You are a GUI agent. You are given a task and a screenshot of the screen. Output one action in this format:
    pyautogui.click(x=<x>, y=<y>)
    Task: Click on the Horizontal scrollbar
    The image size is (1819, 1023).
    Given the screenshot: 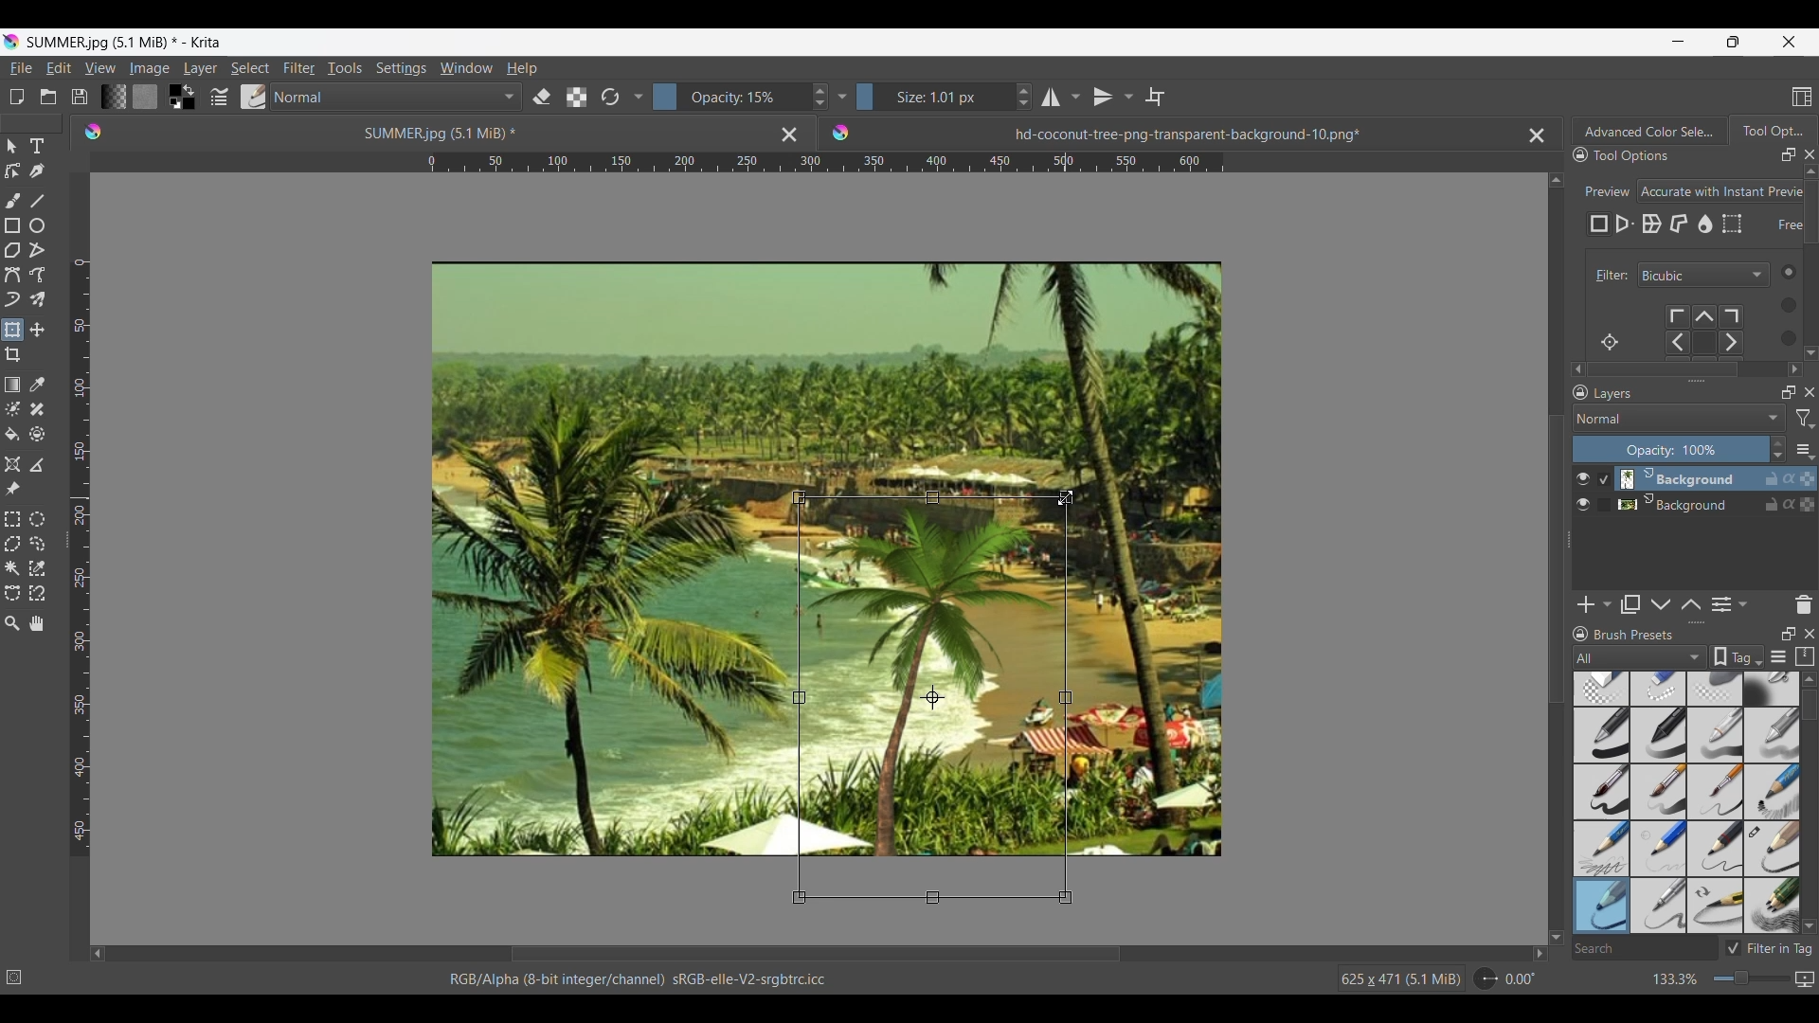 What is the action you would take?
    pyautogui.click(x=1688, y=369)
    